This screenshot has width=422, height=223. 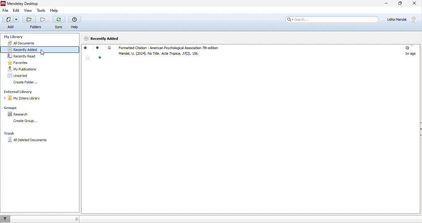 What do you see at coordinates (21, 92) in the screenshot?
I see `external library` at bounding box center [21, 92].